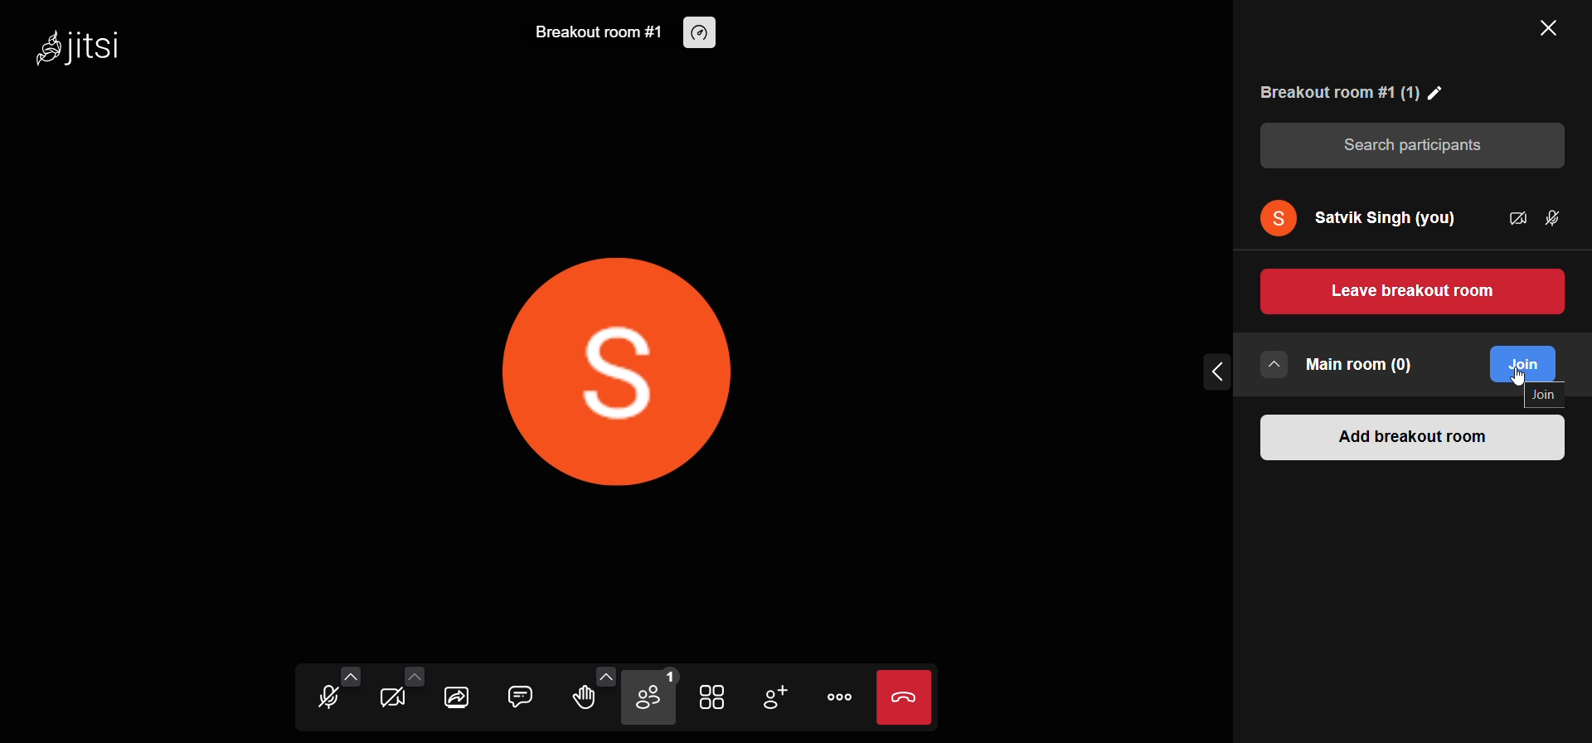 The height and width of the screenshot is (743, 1592). Describe the element at coordinates (701, 34) in the screenshot. I see `performance setting` at that location.